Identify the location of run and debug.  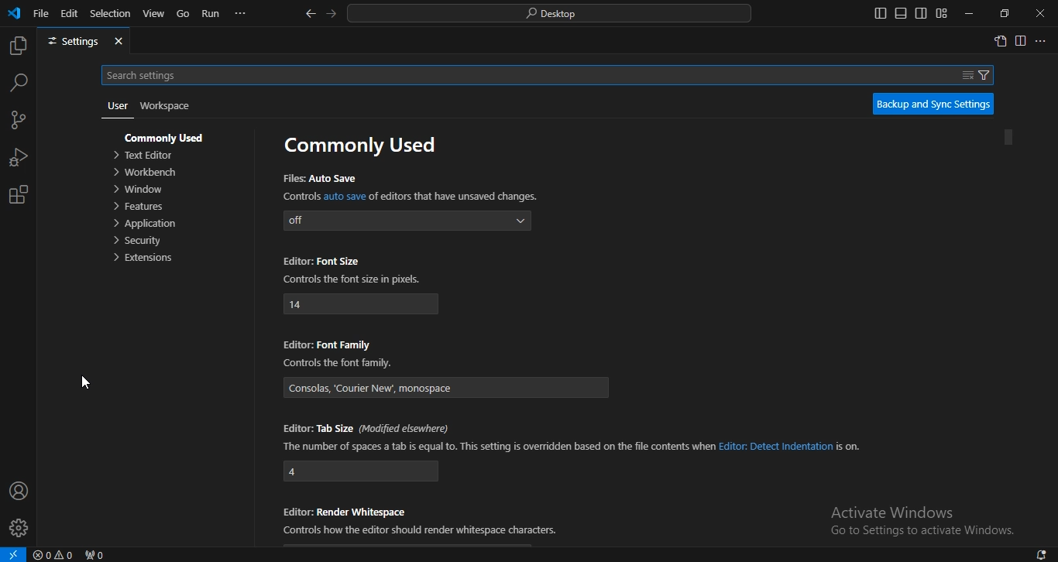
(18, 159).